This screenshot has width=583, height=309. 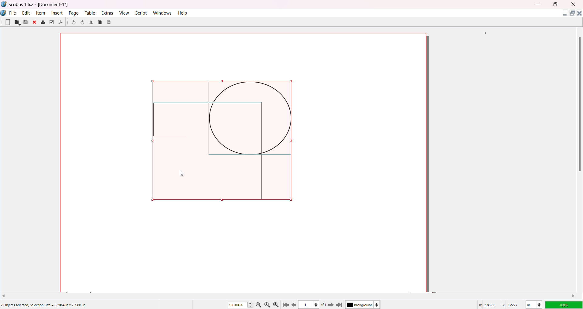 What do you see at coordinates (26, 12) in the screenshot?
I see `Edit` at bounding box center [26, 12].